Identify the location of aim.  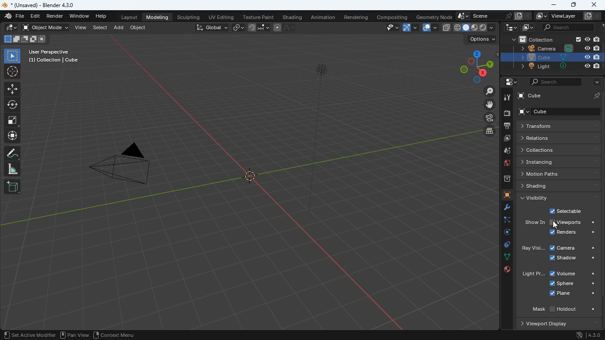
(12, 72).